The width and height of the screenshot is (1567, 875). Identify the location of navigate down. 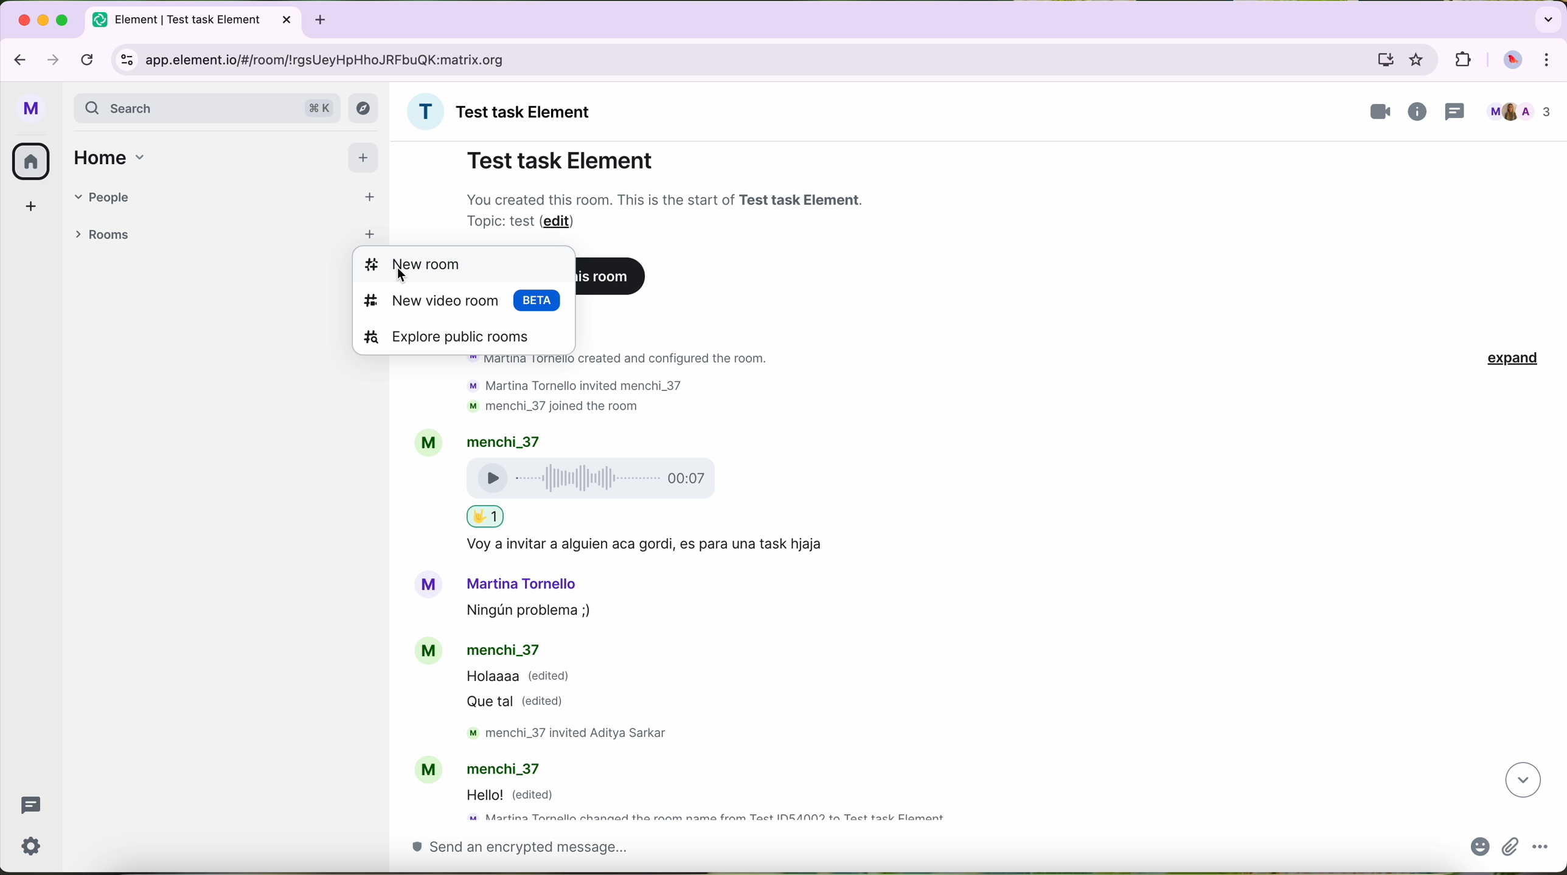
(1521, 781).